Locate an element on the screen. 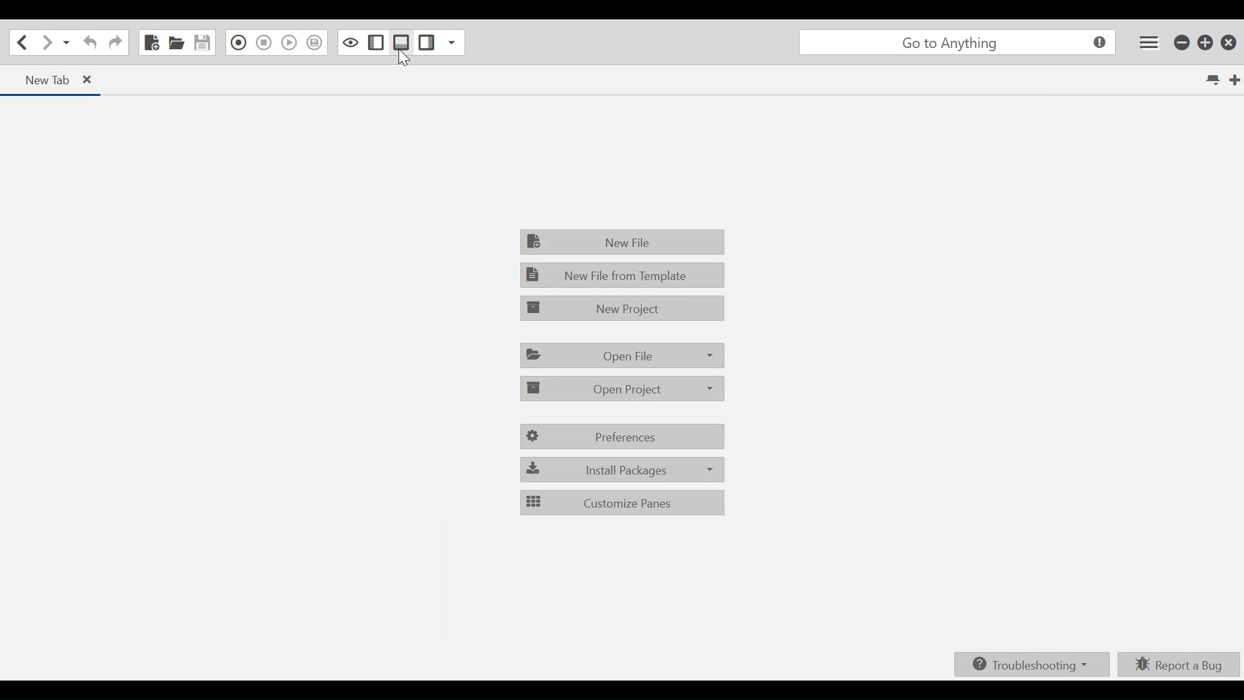  Save File is located at coordinates (203, 42).